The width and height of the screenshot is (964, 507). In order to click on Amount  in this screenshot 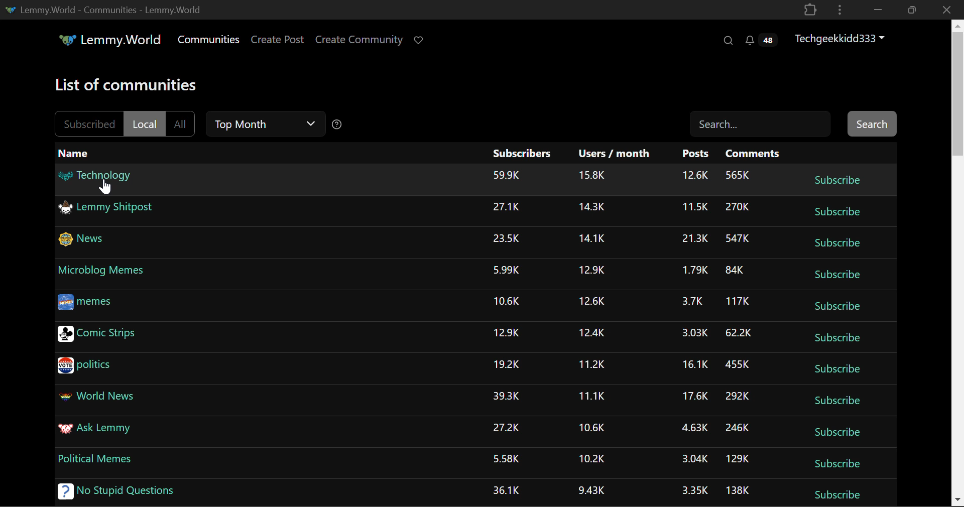, I will do `click(507, 364)`.